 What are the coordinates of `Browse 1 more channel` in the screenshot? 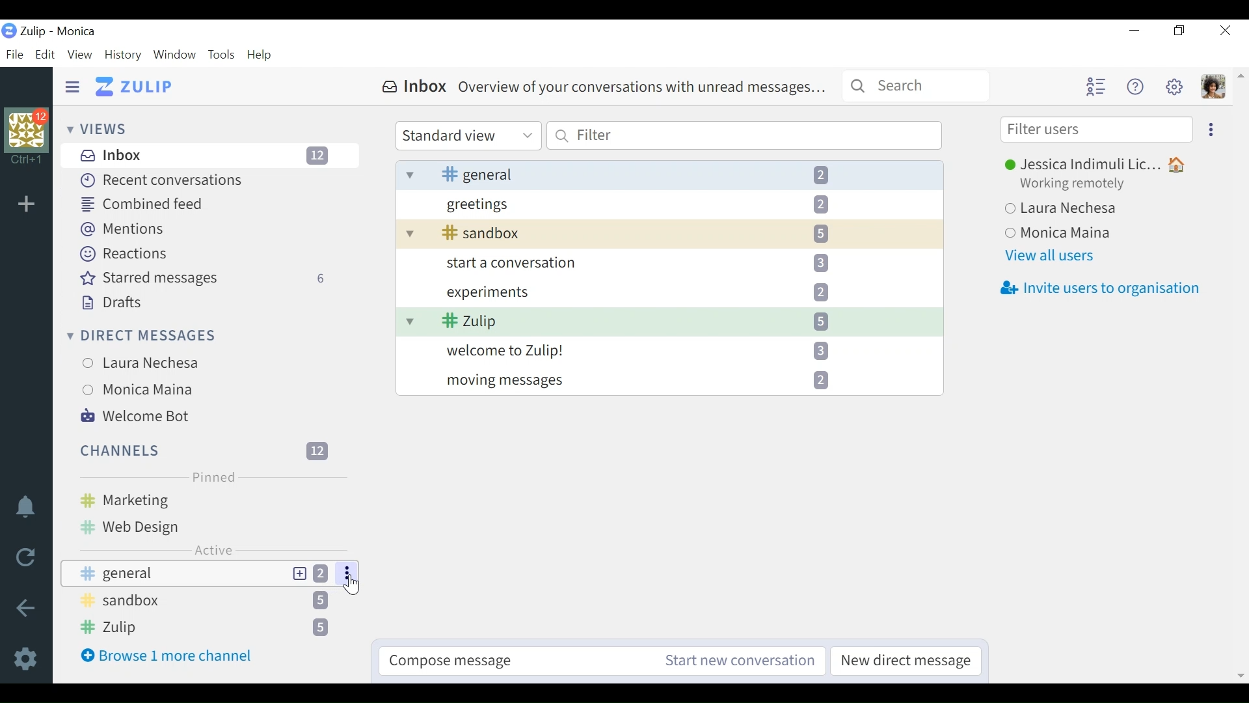 It's located at (174, 655).